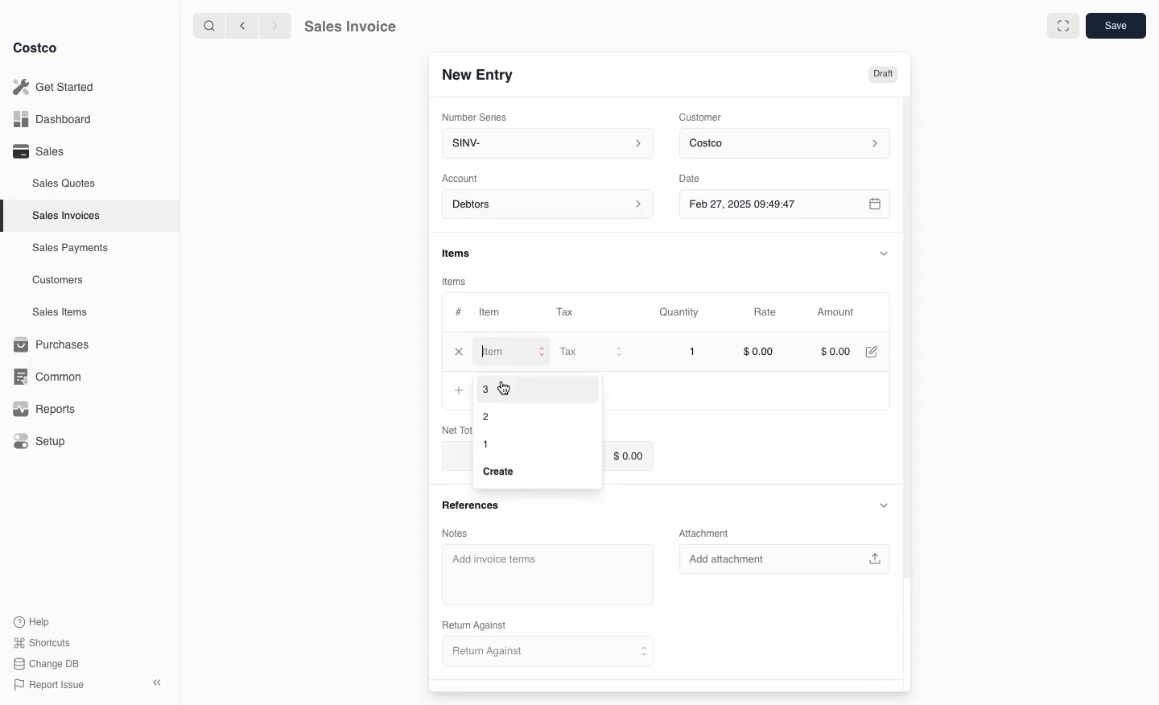 Image resolution: width=1159 pixels, height=705 pixels. What do you see at coordinates (464, 254) in the screenshot?
I see `Items` at bounding box center [464, 254].